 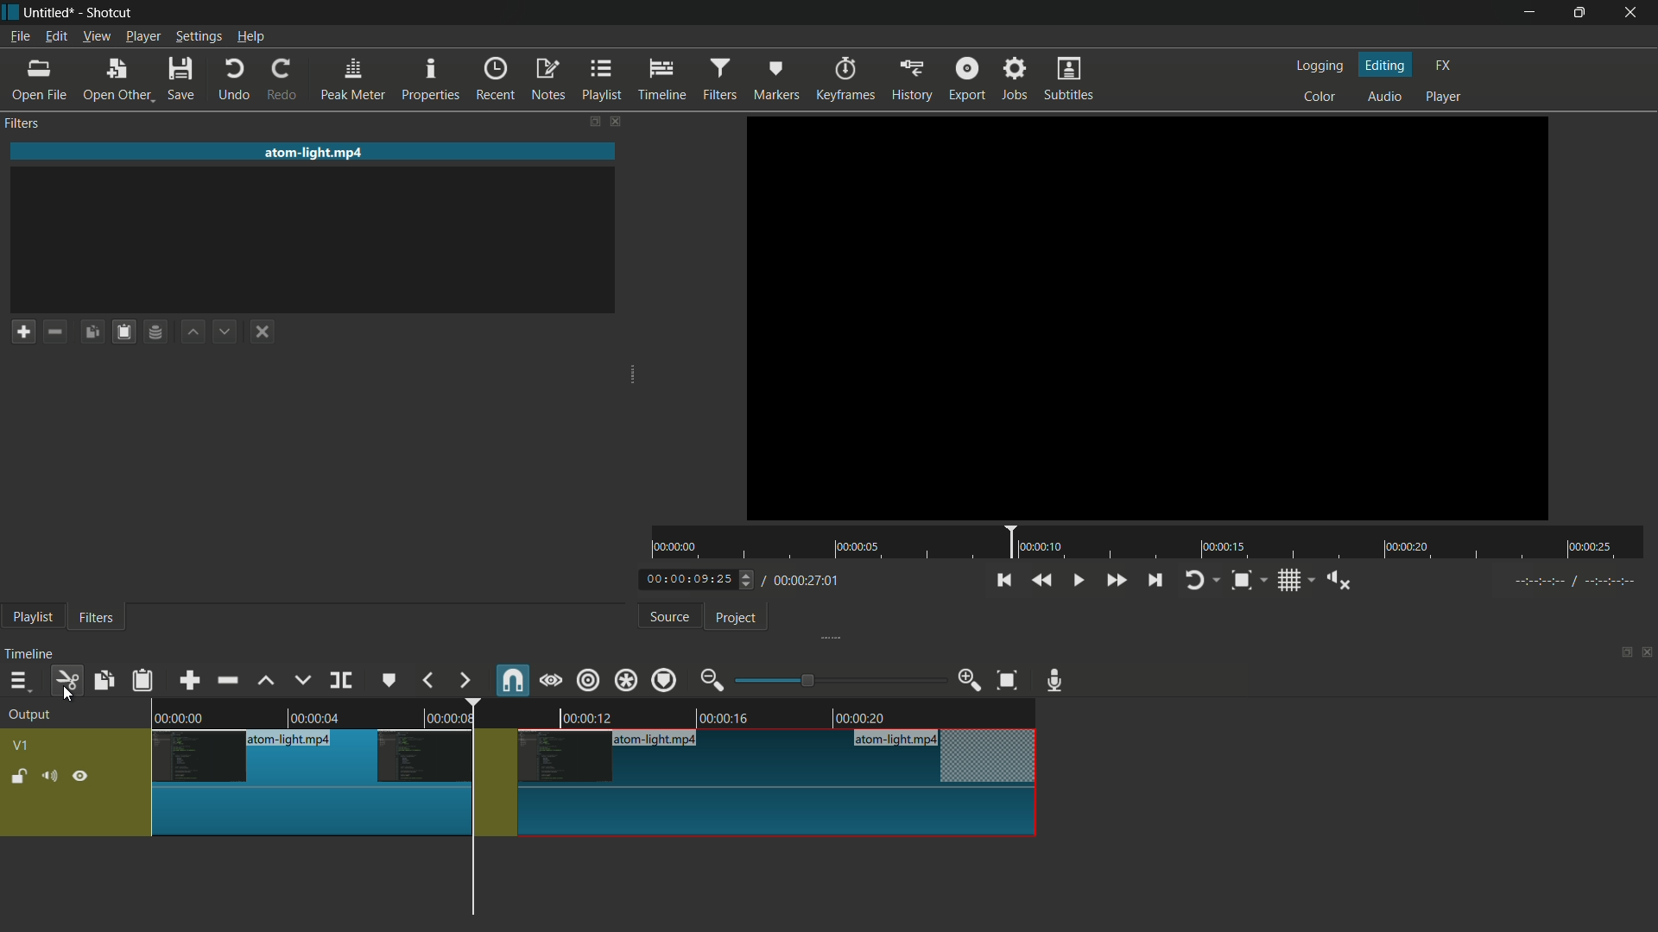 I want to click on undo, so click(x=235, y=80).